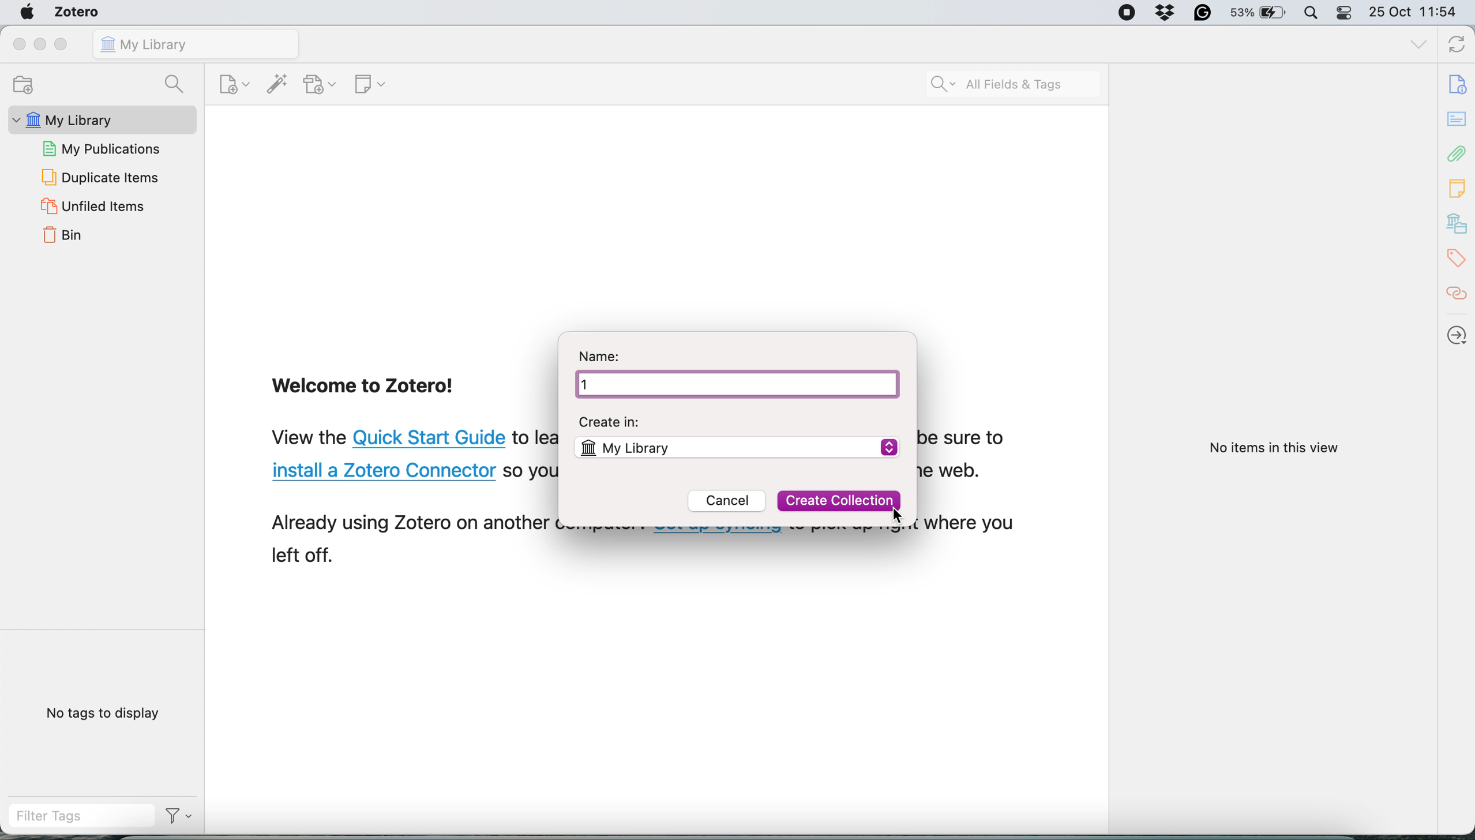  Describe the element at coordinates (1262, 13) in the screenshot. I see `53% battery` at that location.